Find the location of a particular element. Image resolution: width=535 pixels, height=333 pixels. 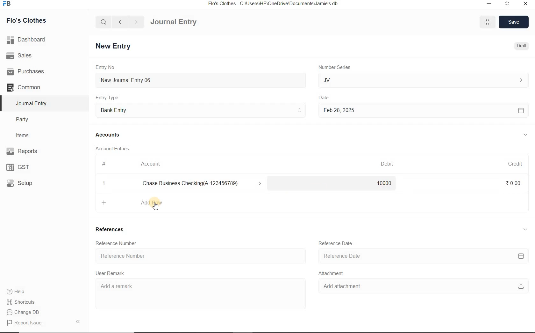

Shortcuts is located at coordinates (21, 301).